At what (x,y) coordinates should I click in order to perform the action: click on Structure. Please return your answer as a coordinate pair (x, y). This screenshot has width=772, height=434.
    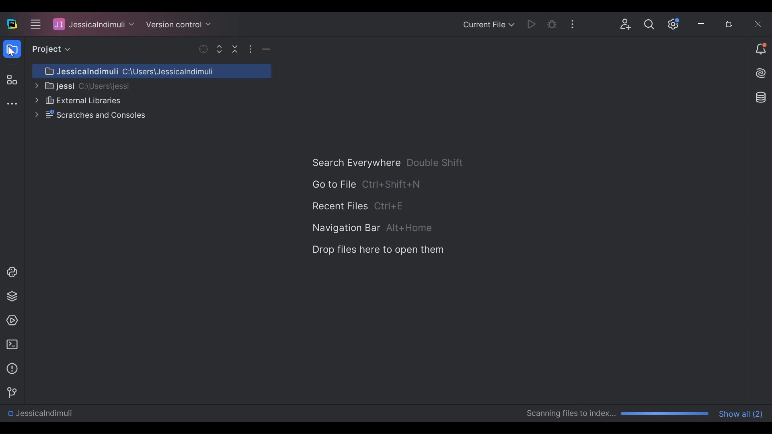
    Looking at the image, I should click on (10, 80).